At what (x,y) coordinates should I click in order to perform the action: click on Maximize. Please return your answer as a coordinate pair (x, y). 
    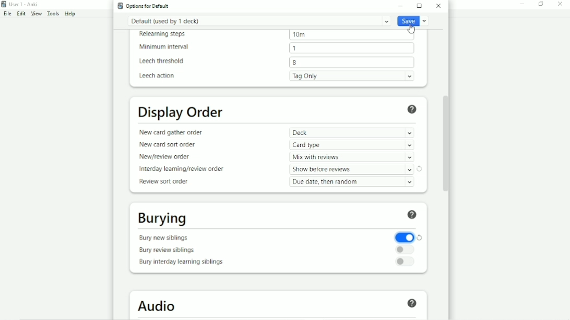
    Looking at the image, I should click on (421, 6).